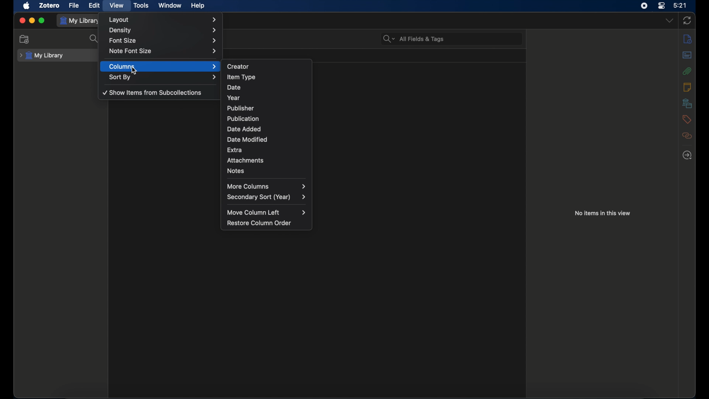 This screenshot has width=709, height=399. Describe the element at coordinates (164, 66) in the screenshot. I see `columns` at that location.